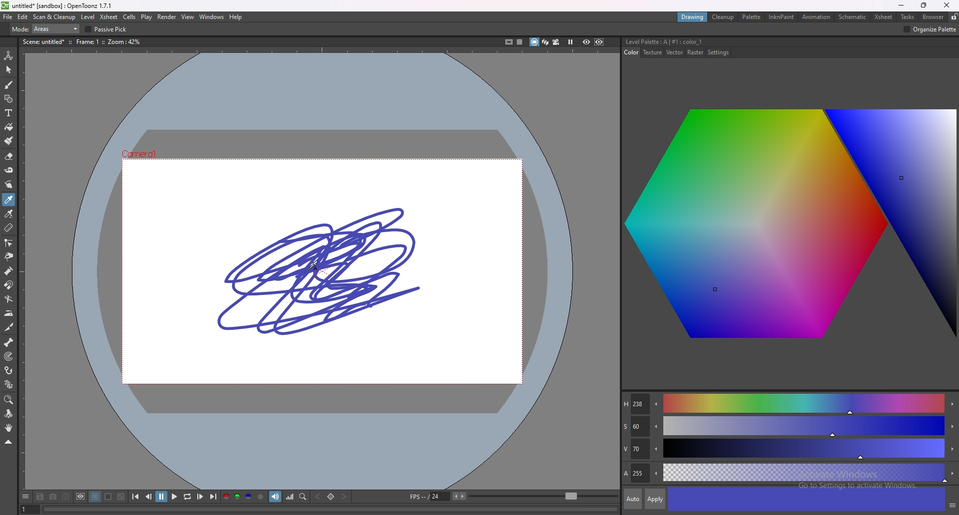 This screenshot has height=515, width=959. Describe the element at coordinates (8, 184) in the screenshot. I see `finger tool` at that location.